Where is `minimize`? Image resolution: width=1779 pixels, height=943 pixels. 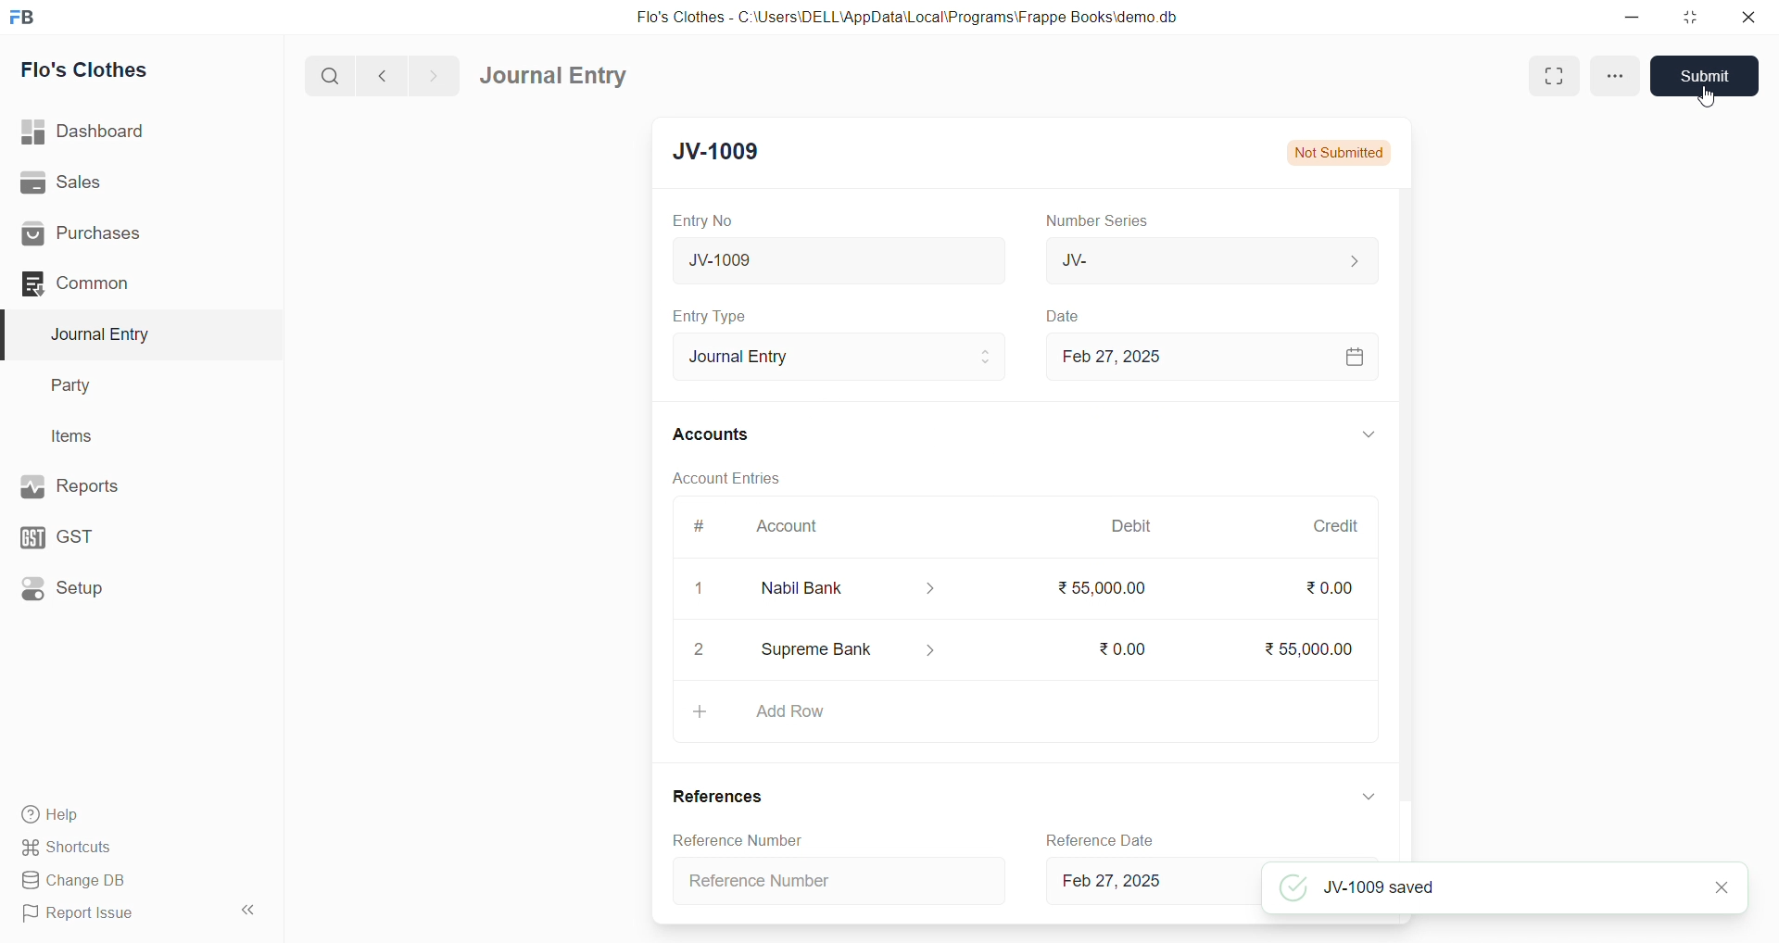
minimize is located at coordinates (1629, 16).